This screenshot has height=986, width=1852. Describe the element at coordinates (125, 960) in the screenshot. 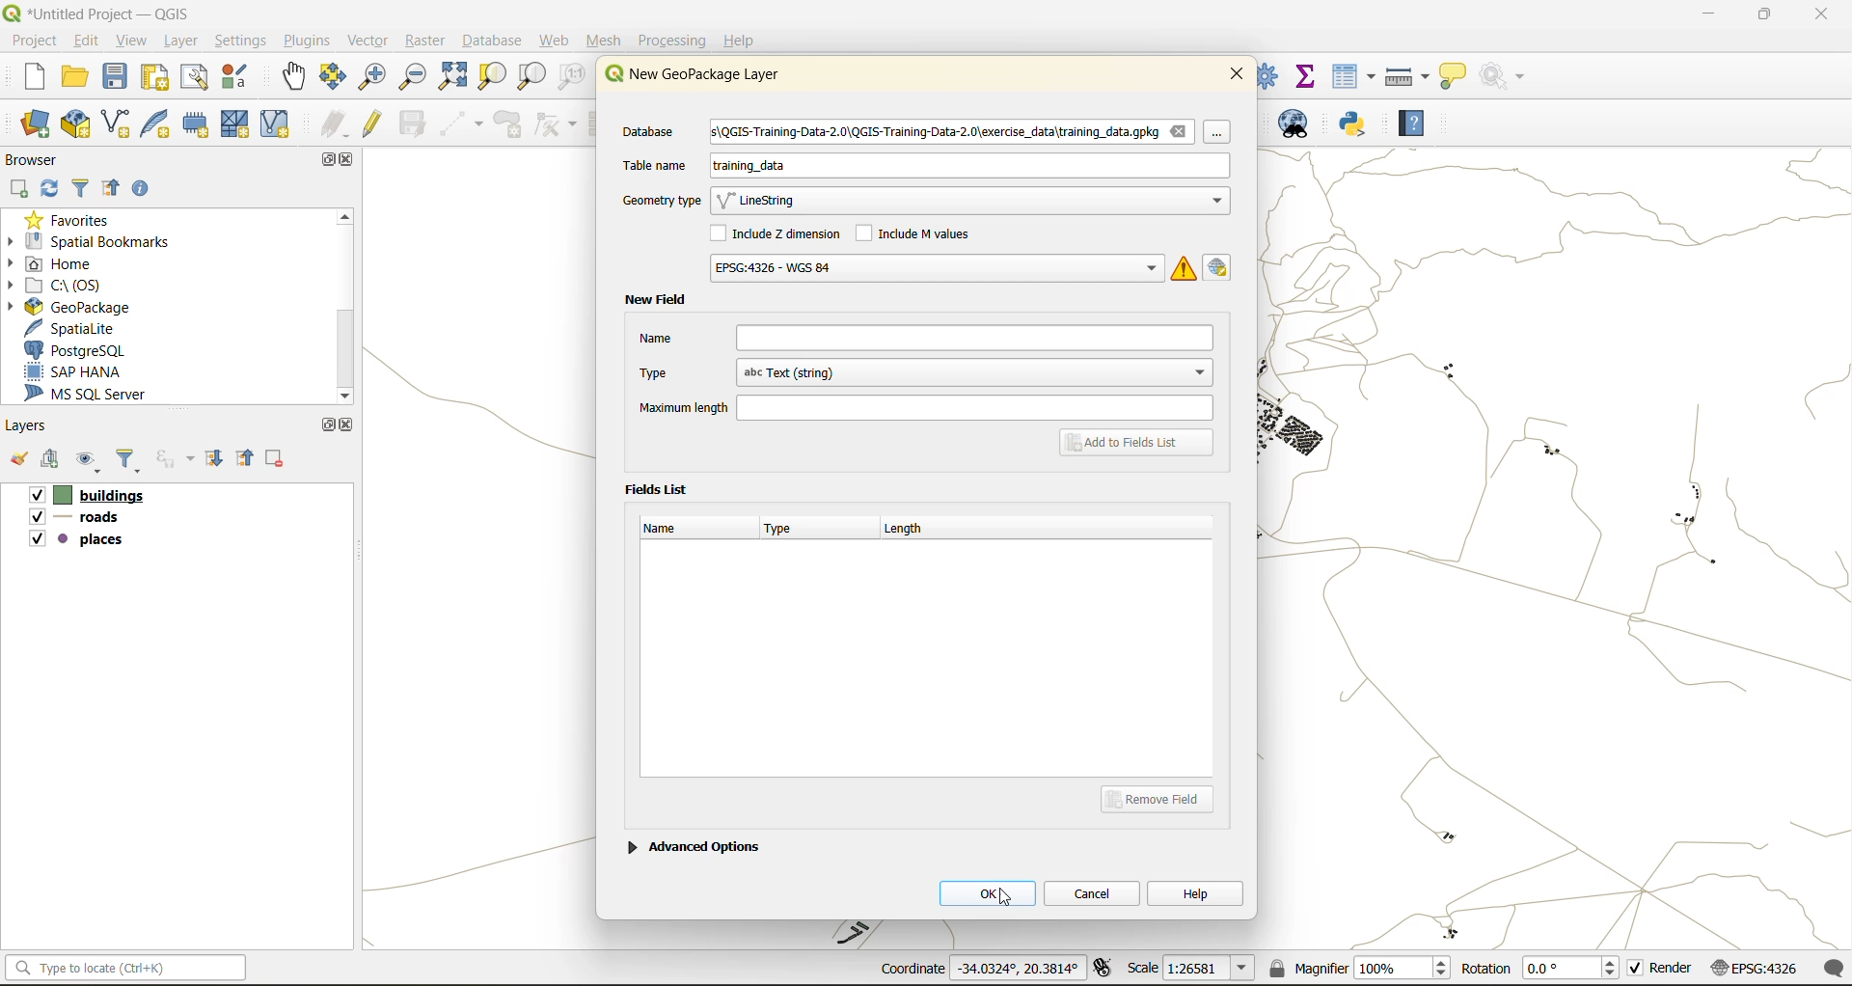

I see `Type to locate (Ctrl+K)` at that location.